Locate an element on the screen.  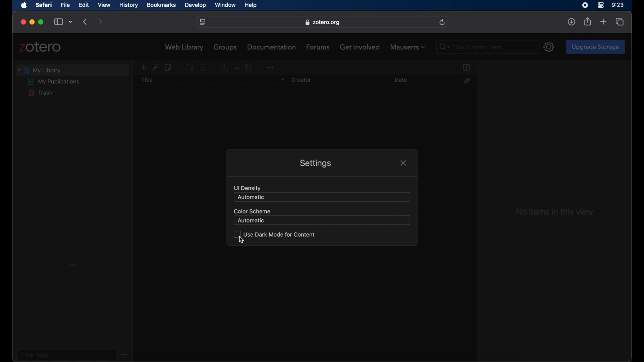
downloads is located at coordinates (571, 22).